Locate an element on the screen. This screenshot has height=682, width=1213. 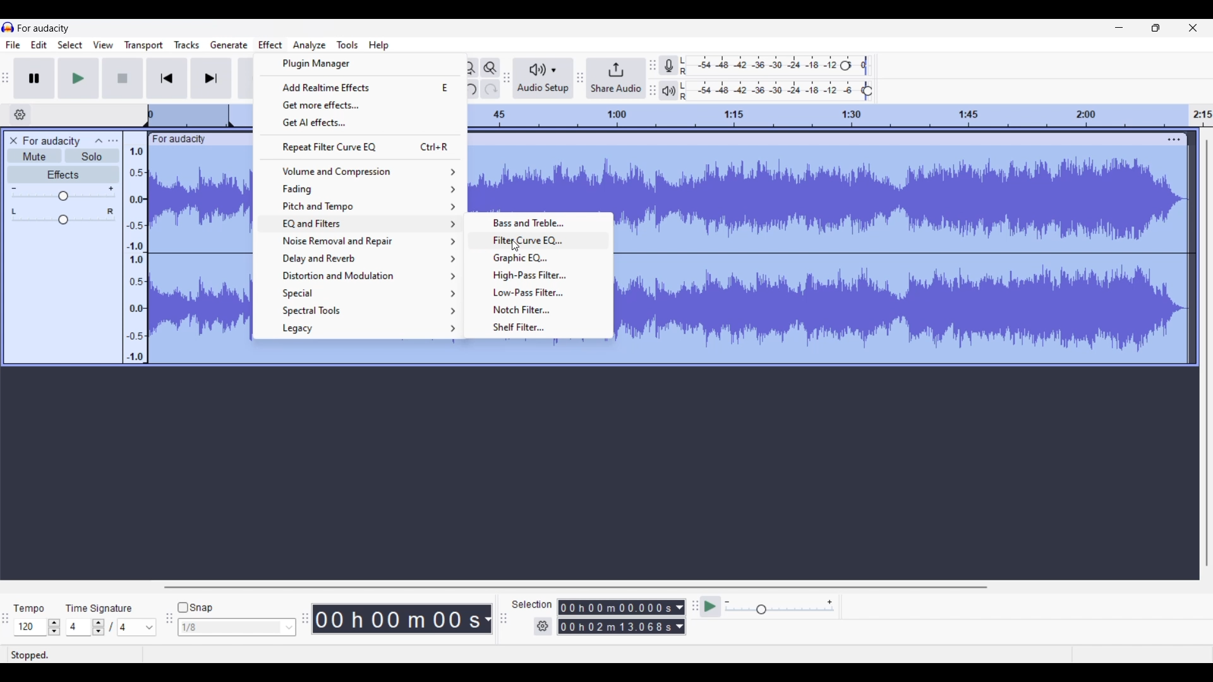
Shelf filter is located at coordinates (541, 328).